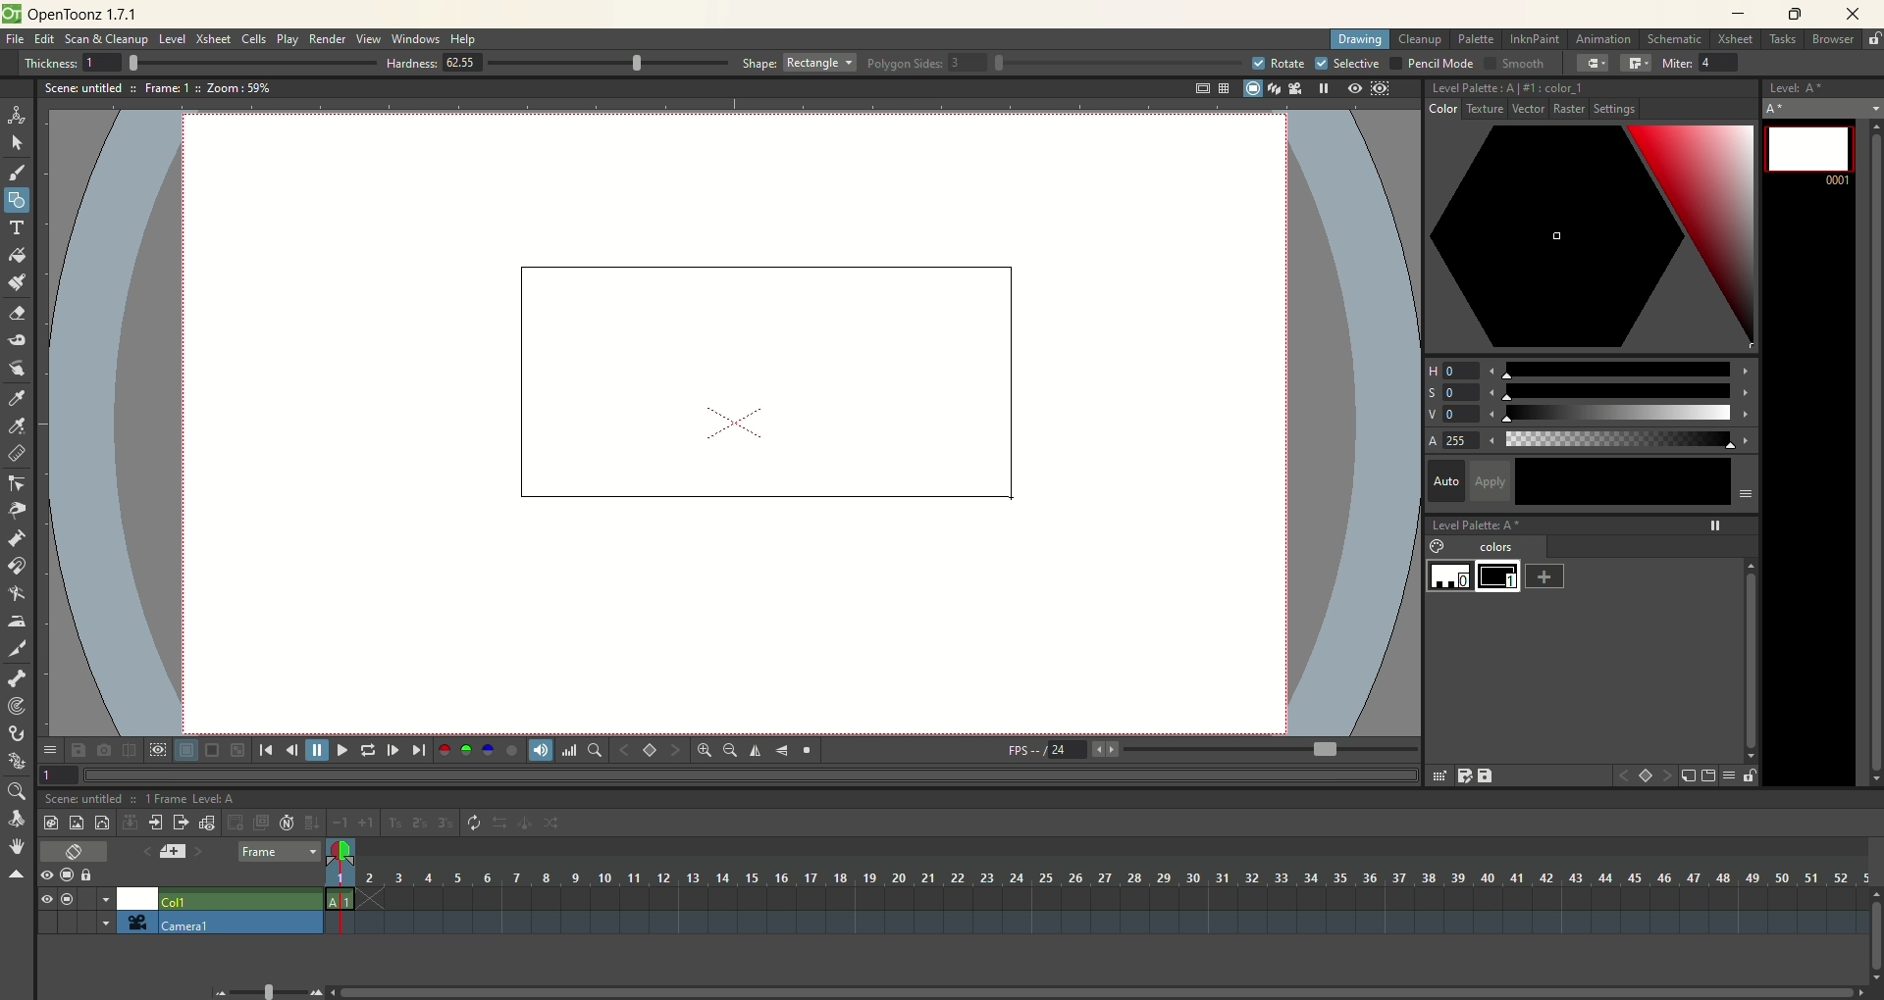  Describe the element at coordinates (392, 750) in the screenshot. I see `next frame` at that location.